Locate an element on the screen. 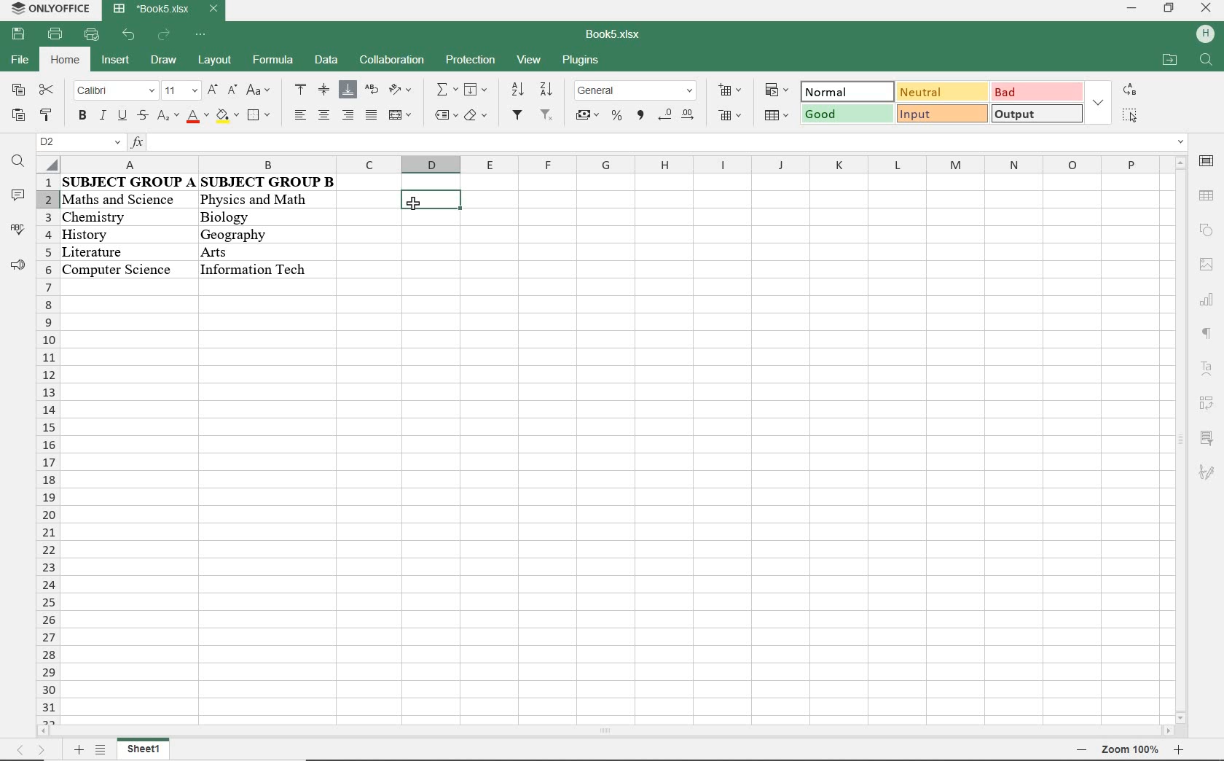 This screenshot has width=1224, height=761. cursor on box is located at coordinates (416, 206).